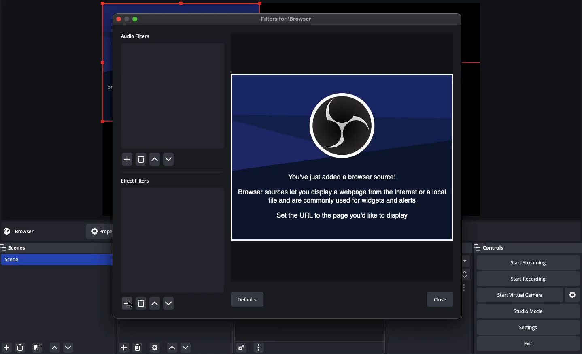 This screenshot has width=582, height=354. What do you see at coordinates (132, 307) in the screenshot?
I see `Cursor` at bounding box center [132, 307].